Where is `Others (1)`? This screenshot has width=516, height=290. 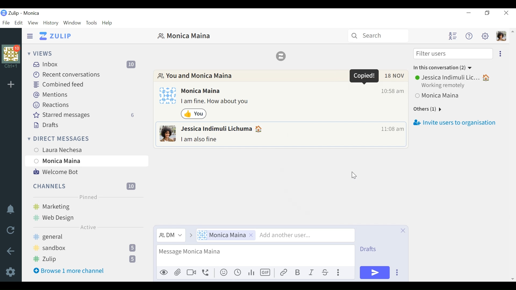
Others (1) is located at coordinates (428, 109).